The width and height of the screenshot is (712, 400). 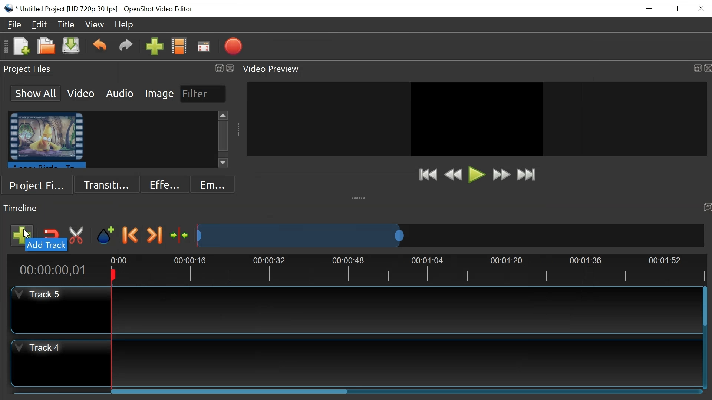 I want to click on Import Files, so click(x=154, y=46).